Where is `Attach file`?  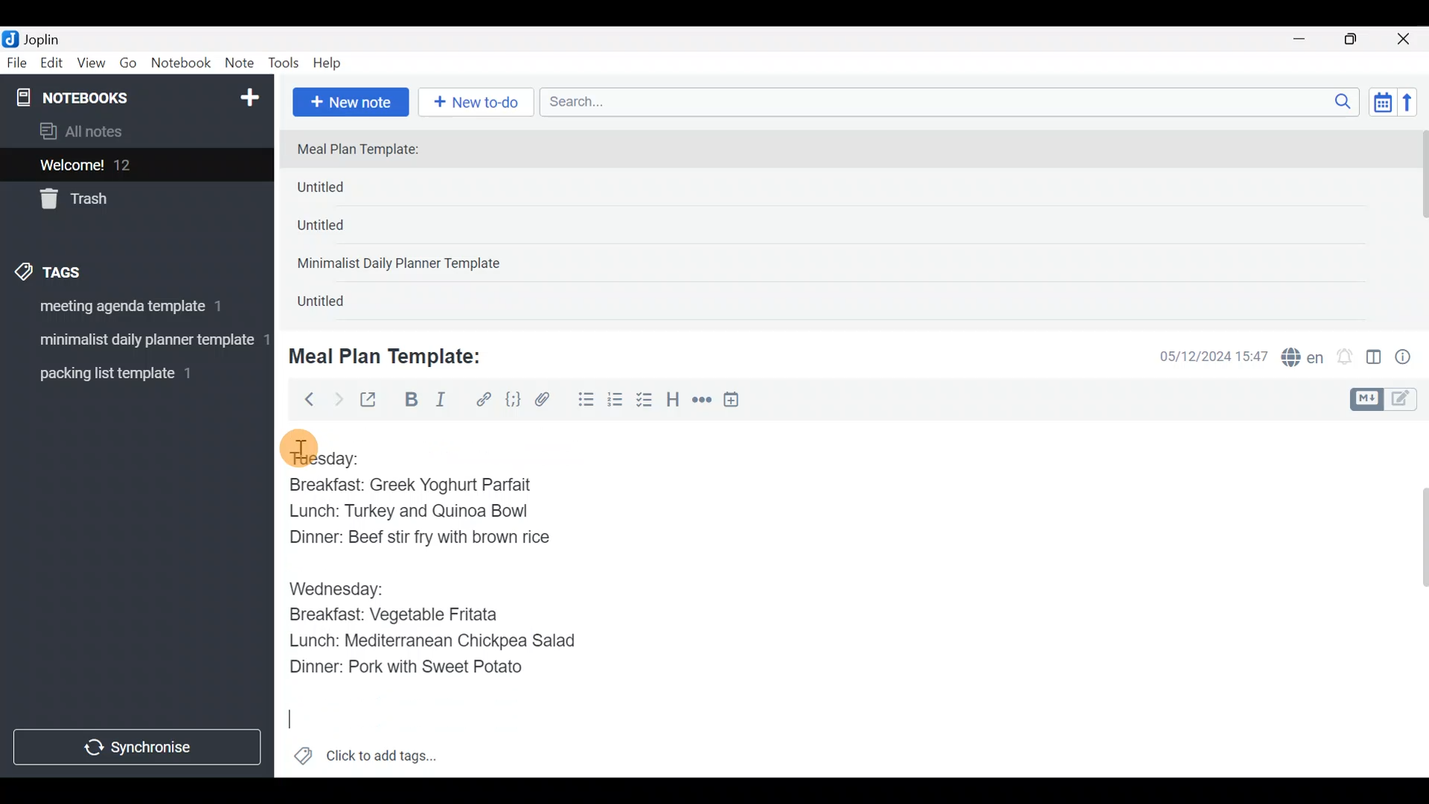
Attach file is located at coordinates (547, 401).